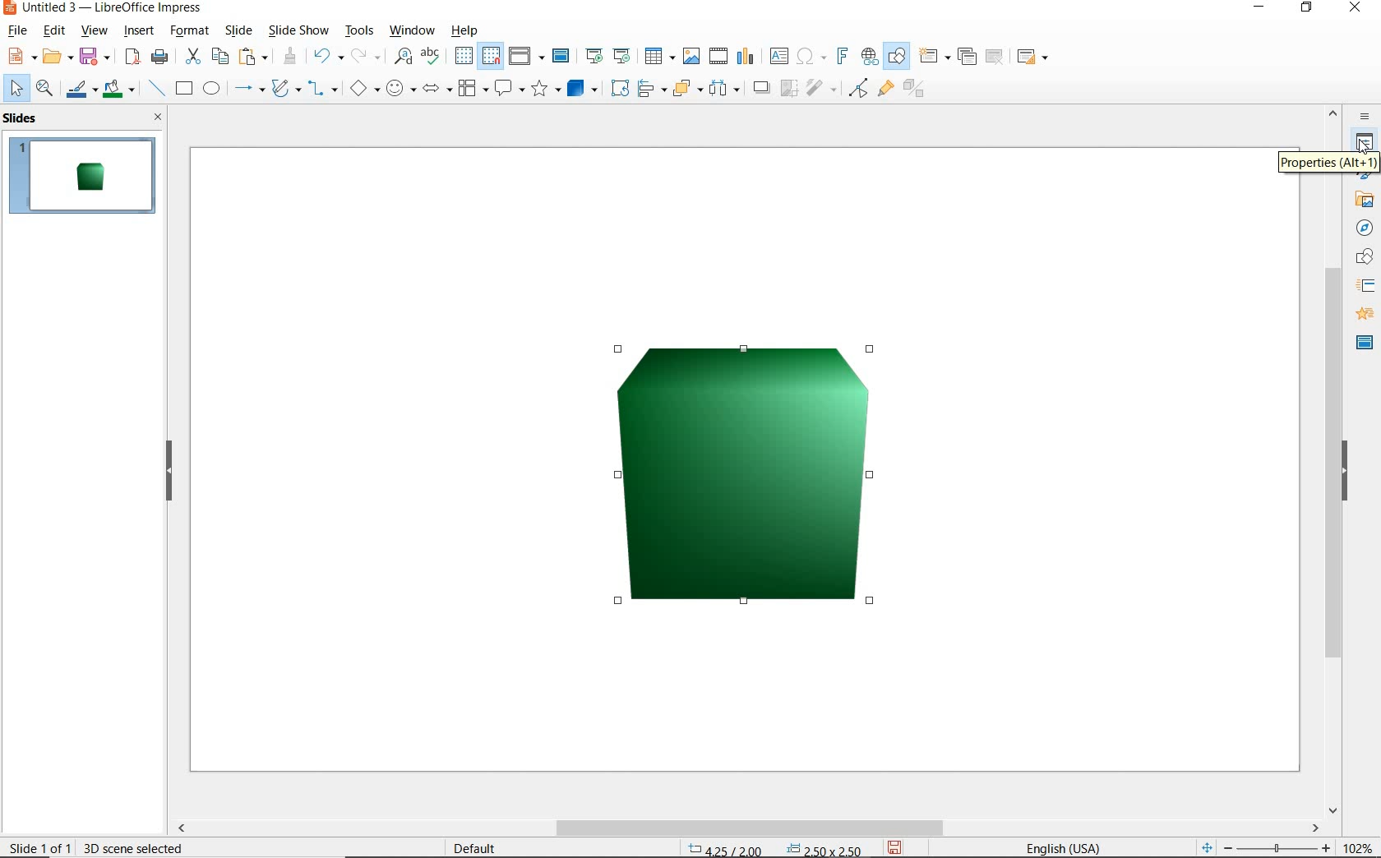  What do you see at coordinates (155, 88) in the screenshot?
I see `insert line` at bounding box center [155, 88].